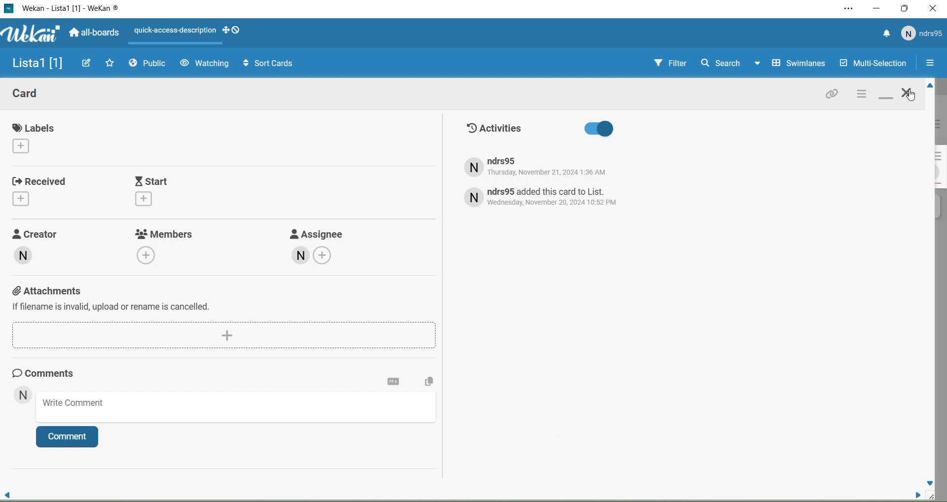 This screenshot has width=947, height=502. I want to click on User, so click(23, 396).